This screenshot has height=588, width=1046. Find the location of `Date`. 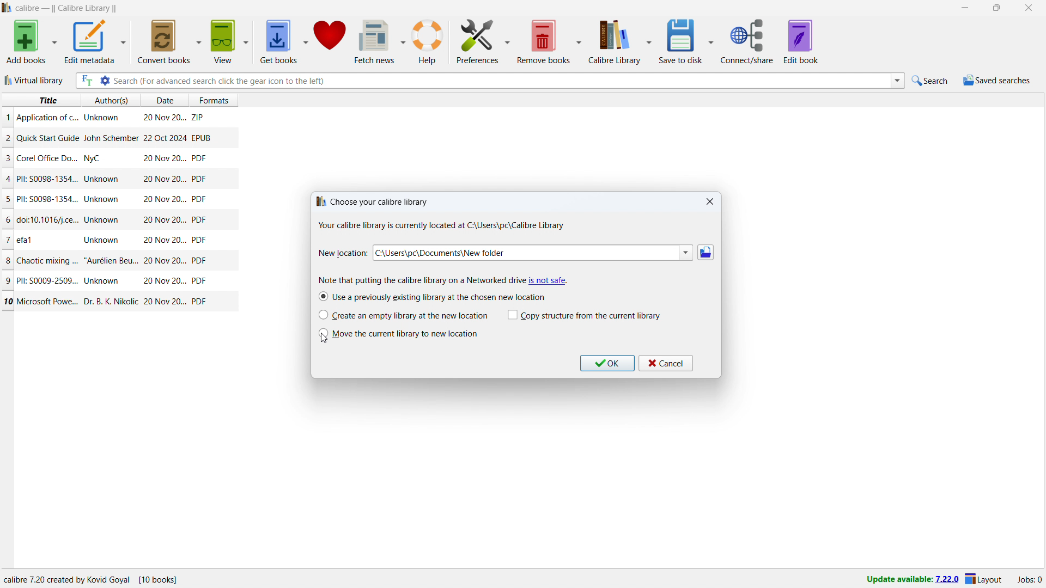

Date is located at coordinates (165, 302).